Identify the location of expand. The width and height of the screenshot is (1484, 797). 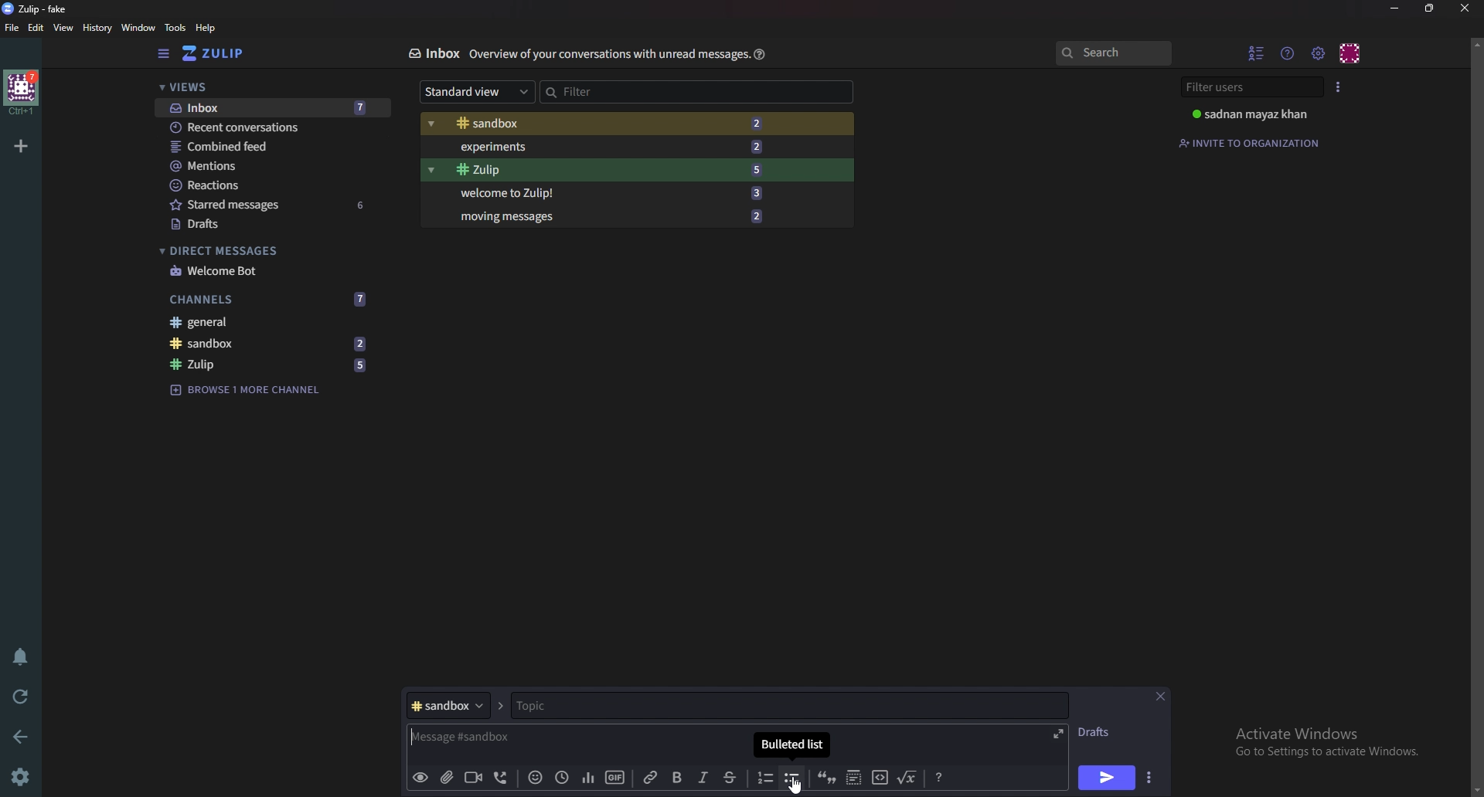
(1056, 734).